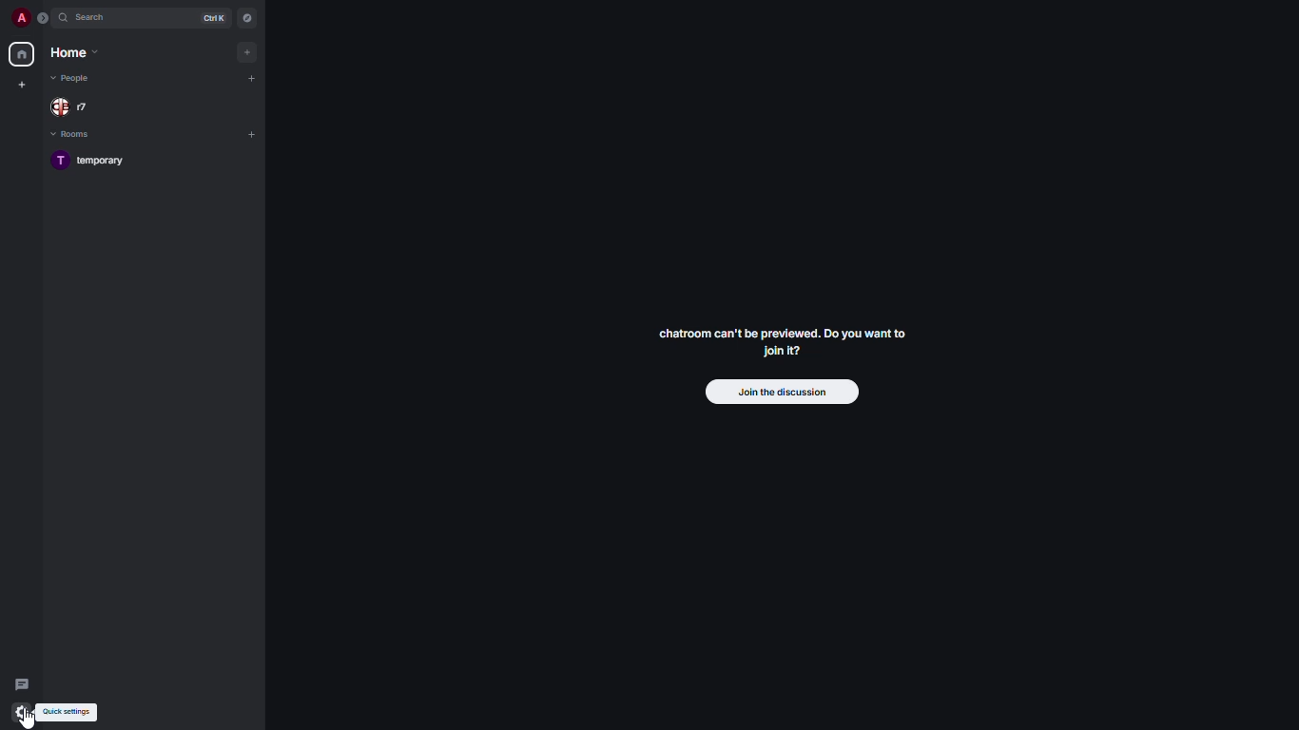  I want to click on add, so click(251, 134).